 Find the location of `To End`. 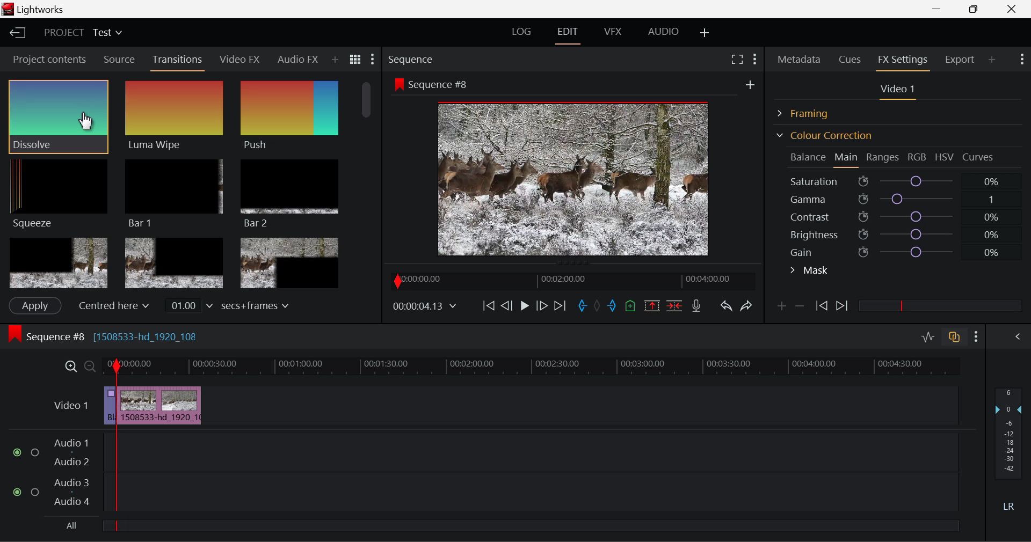

To End is located at coordinates (560, 306).